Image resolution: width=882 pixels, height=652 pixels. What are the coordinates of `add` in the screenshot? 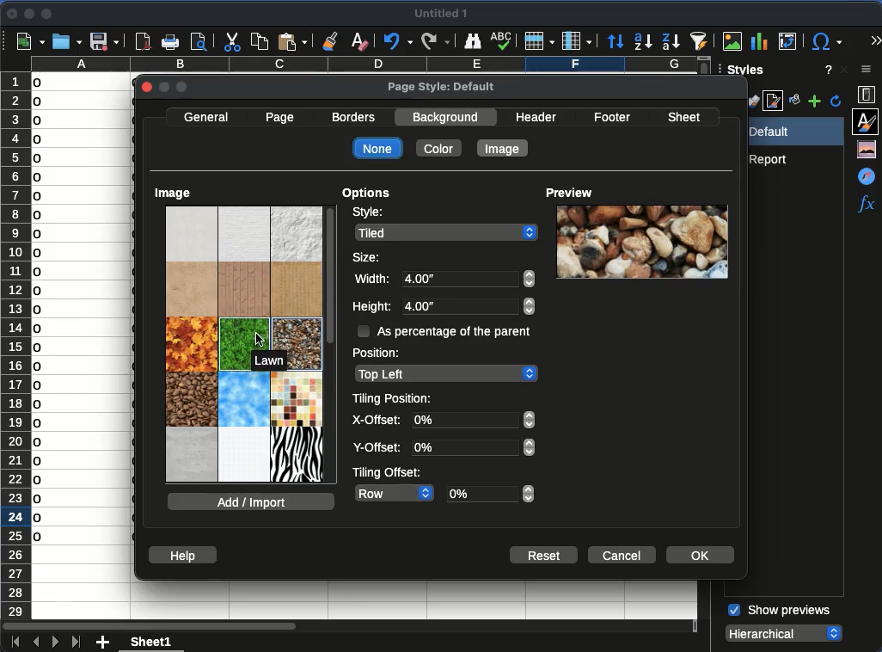 It's located at (104, 643).